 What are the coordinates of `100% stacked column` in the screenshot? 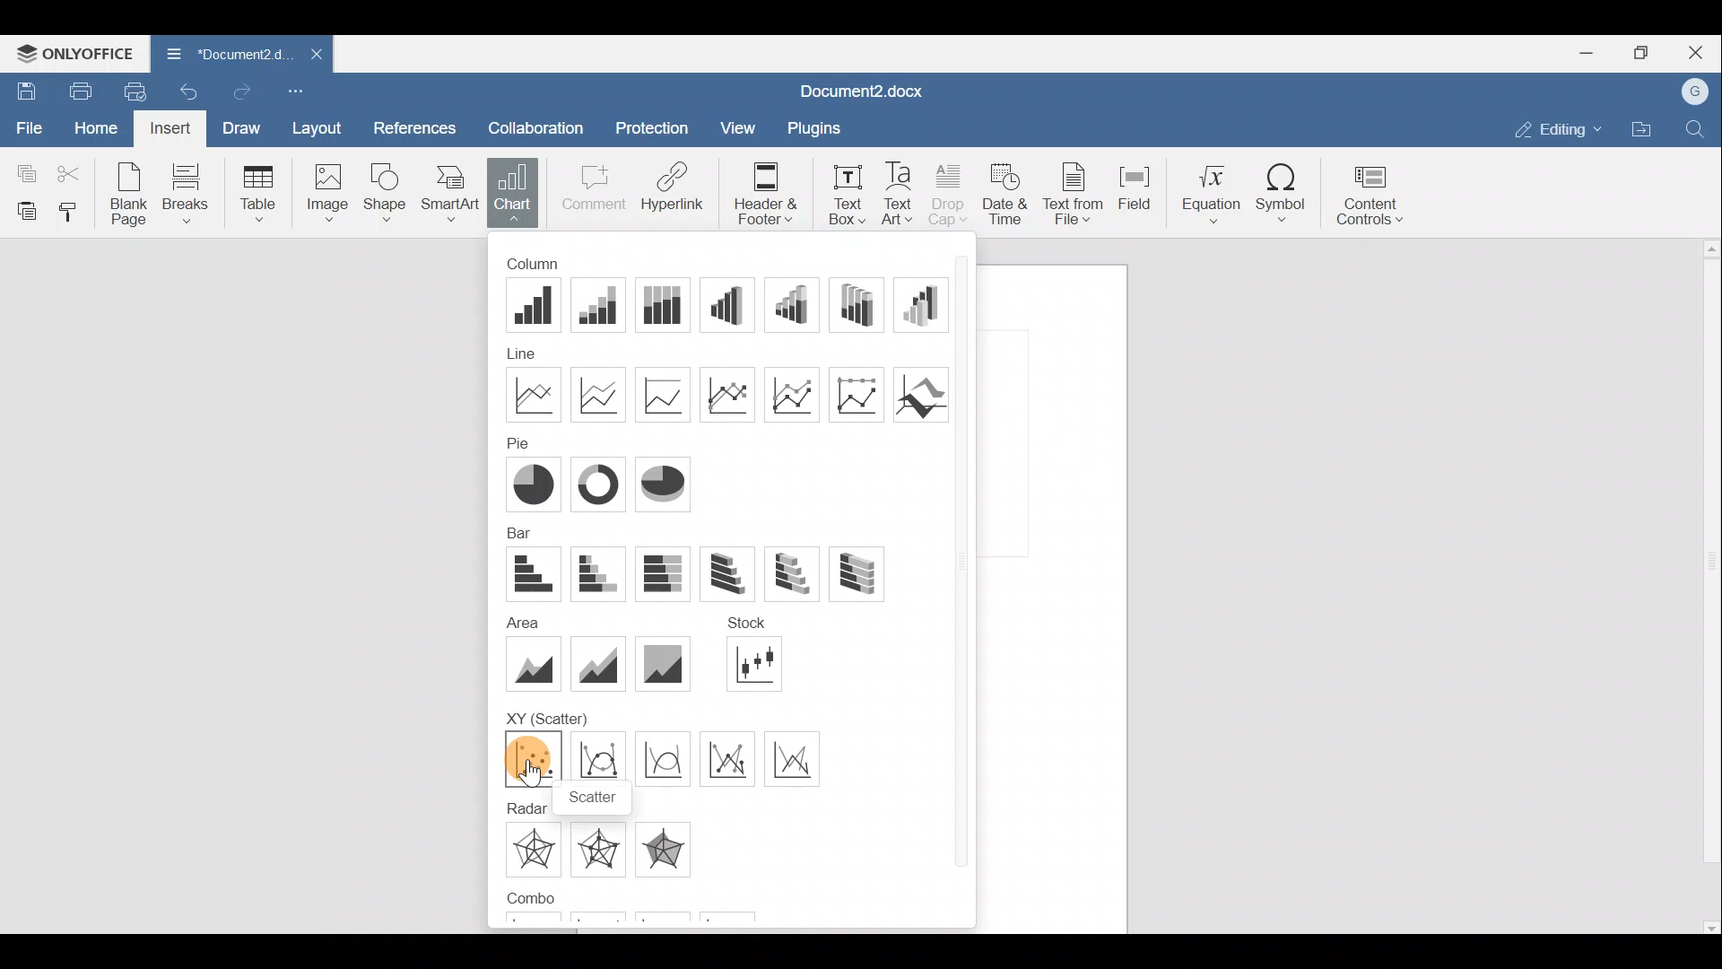 It's located at (671, 305).